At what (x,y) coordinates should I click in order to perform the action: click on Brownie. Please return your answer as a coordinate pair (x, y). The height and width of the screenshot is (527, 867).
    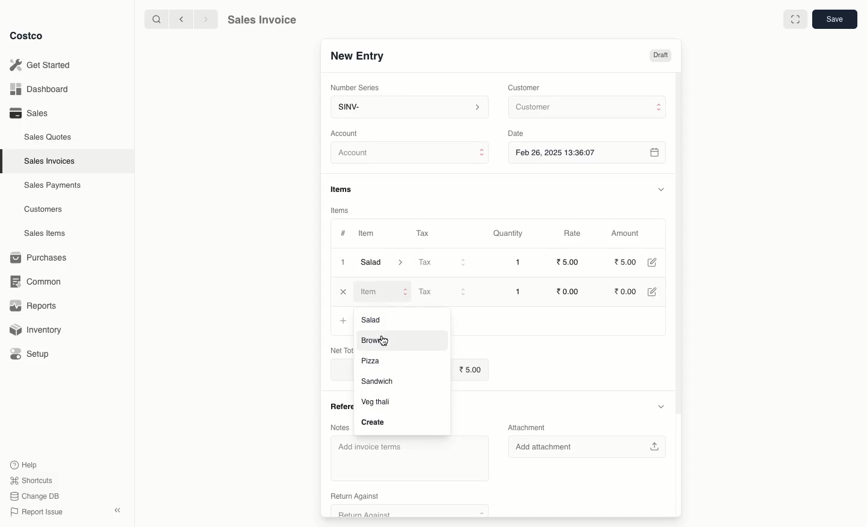
    Looking at the image, I should click on (382, 342).